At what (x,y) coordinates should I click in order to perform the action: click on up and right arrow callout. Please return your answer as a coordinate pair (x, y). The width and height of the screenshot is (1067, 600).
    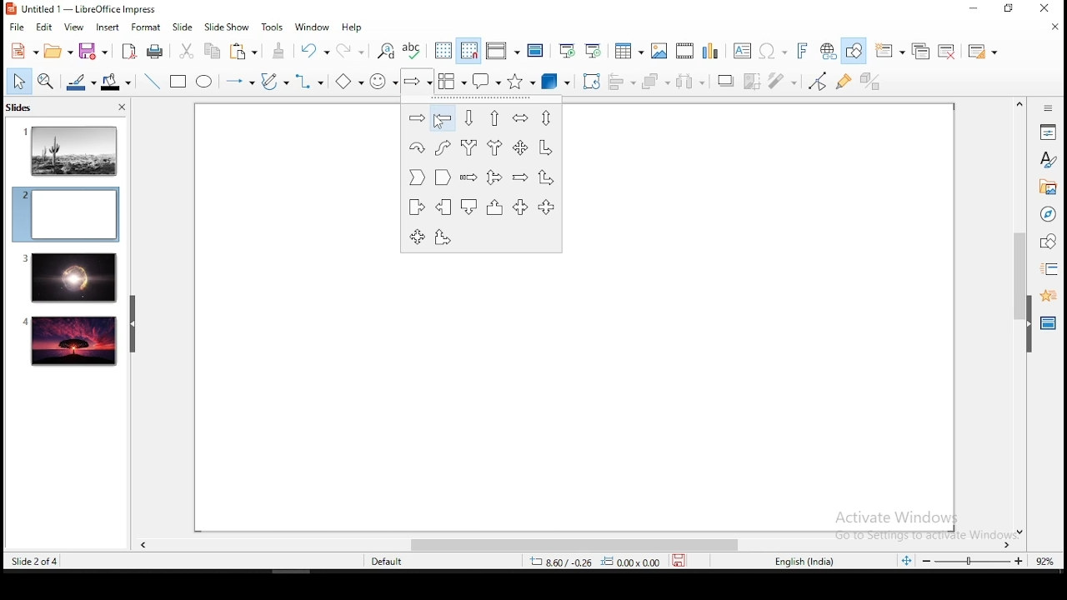
    Looking at the image, I should click on (443, 237).